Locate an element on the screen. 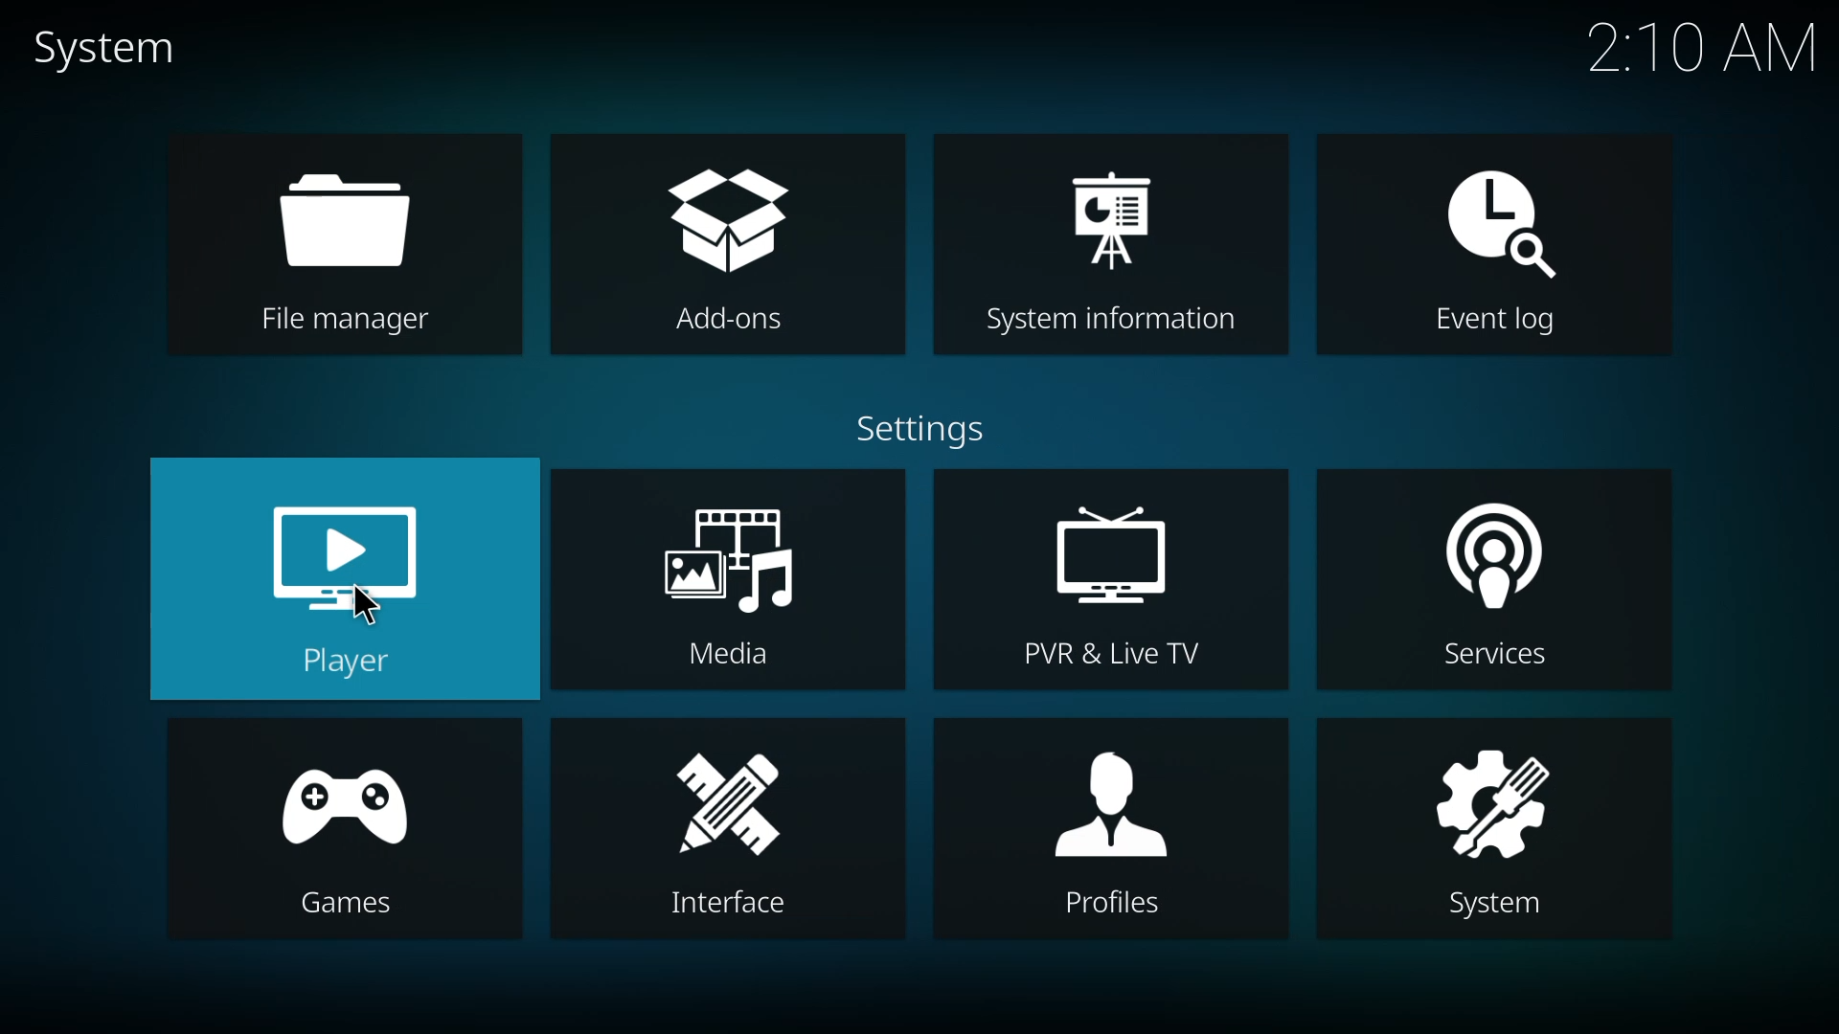 The width and height of the screenshot is (1839, 1034). interface is located at coordinates (739, 830).